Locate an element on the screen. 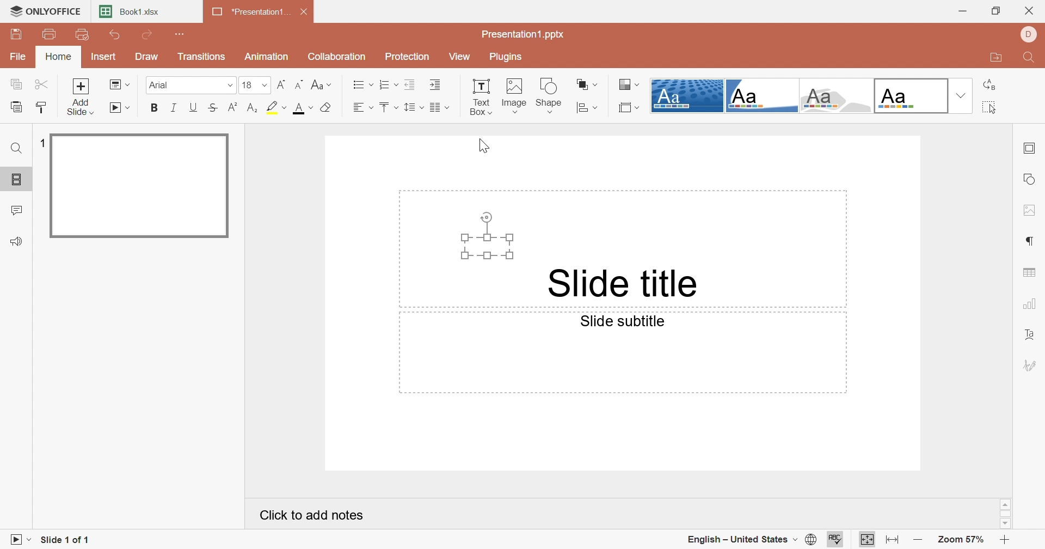 This screenshot has width=1045, height=549. Horizontal align is located at coordinates (361, 107).